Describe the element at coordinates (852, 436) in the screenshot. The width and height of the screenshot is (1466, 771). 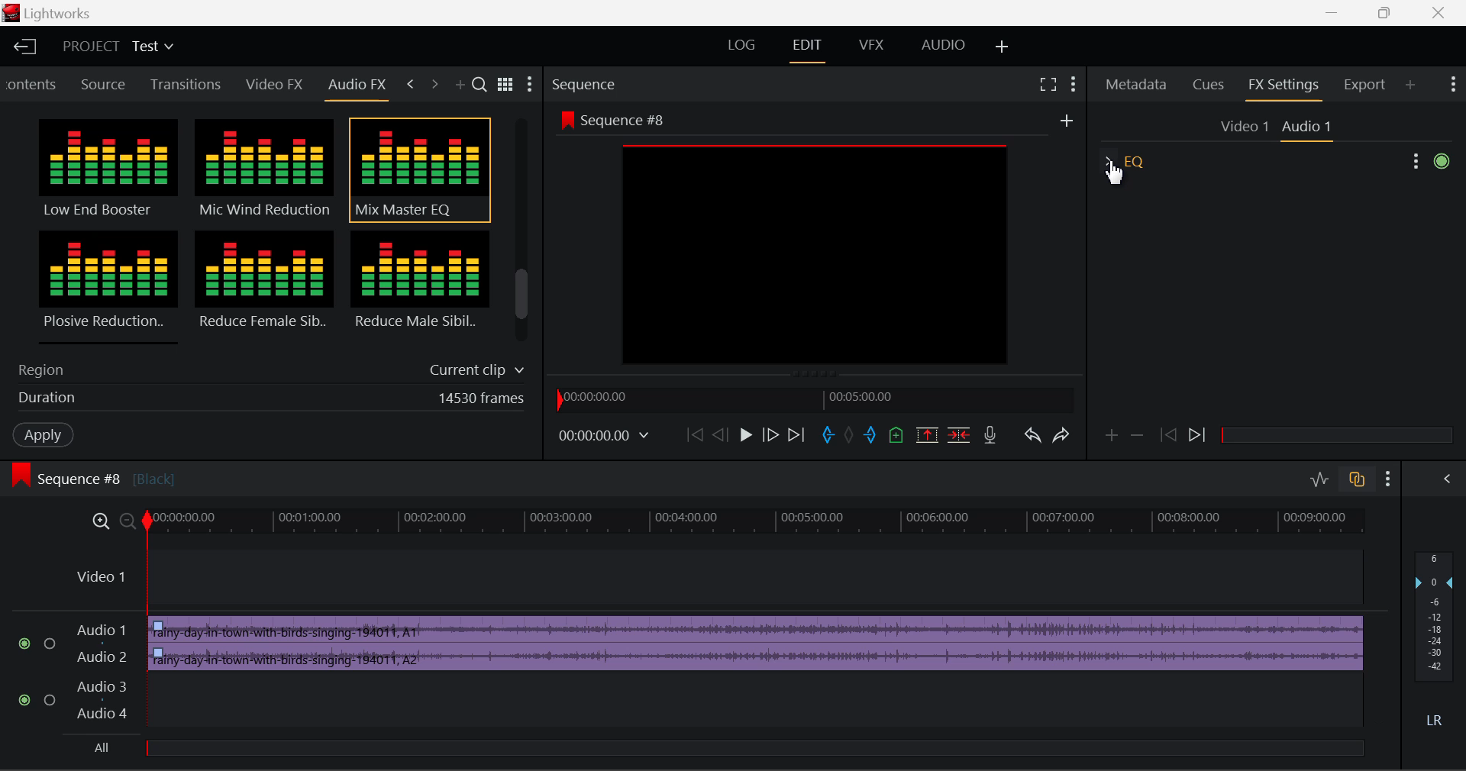
I see `Remove all marks` at that location.